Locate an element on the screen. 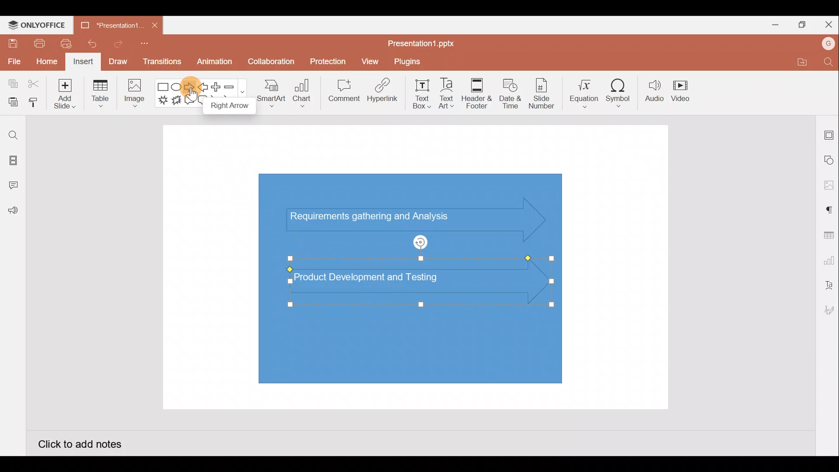 The image size is (839, 472). Add slide is located at coordinates (63, 92).